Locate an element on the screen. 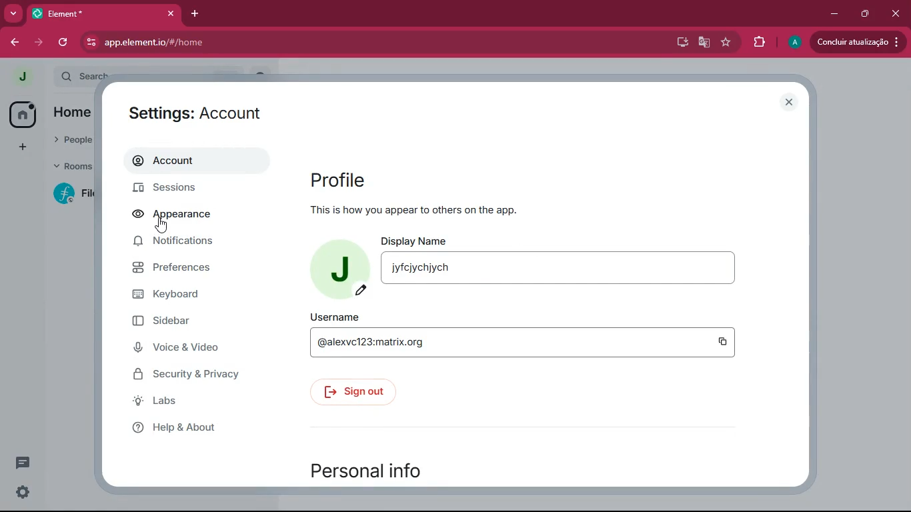  search is located at coordinates (85, 76).